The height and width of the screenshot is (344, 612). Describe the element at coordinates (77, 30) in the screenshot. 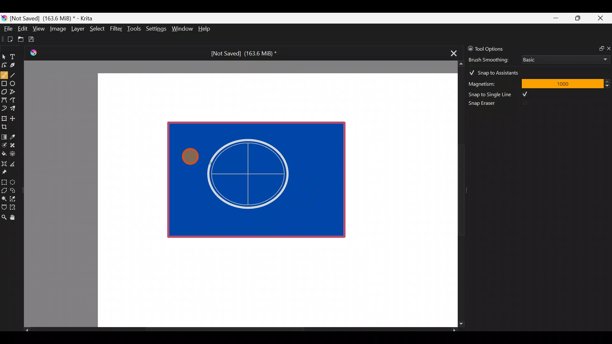

I see `Layer` at that location.